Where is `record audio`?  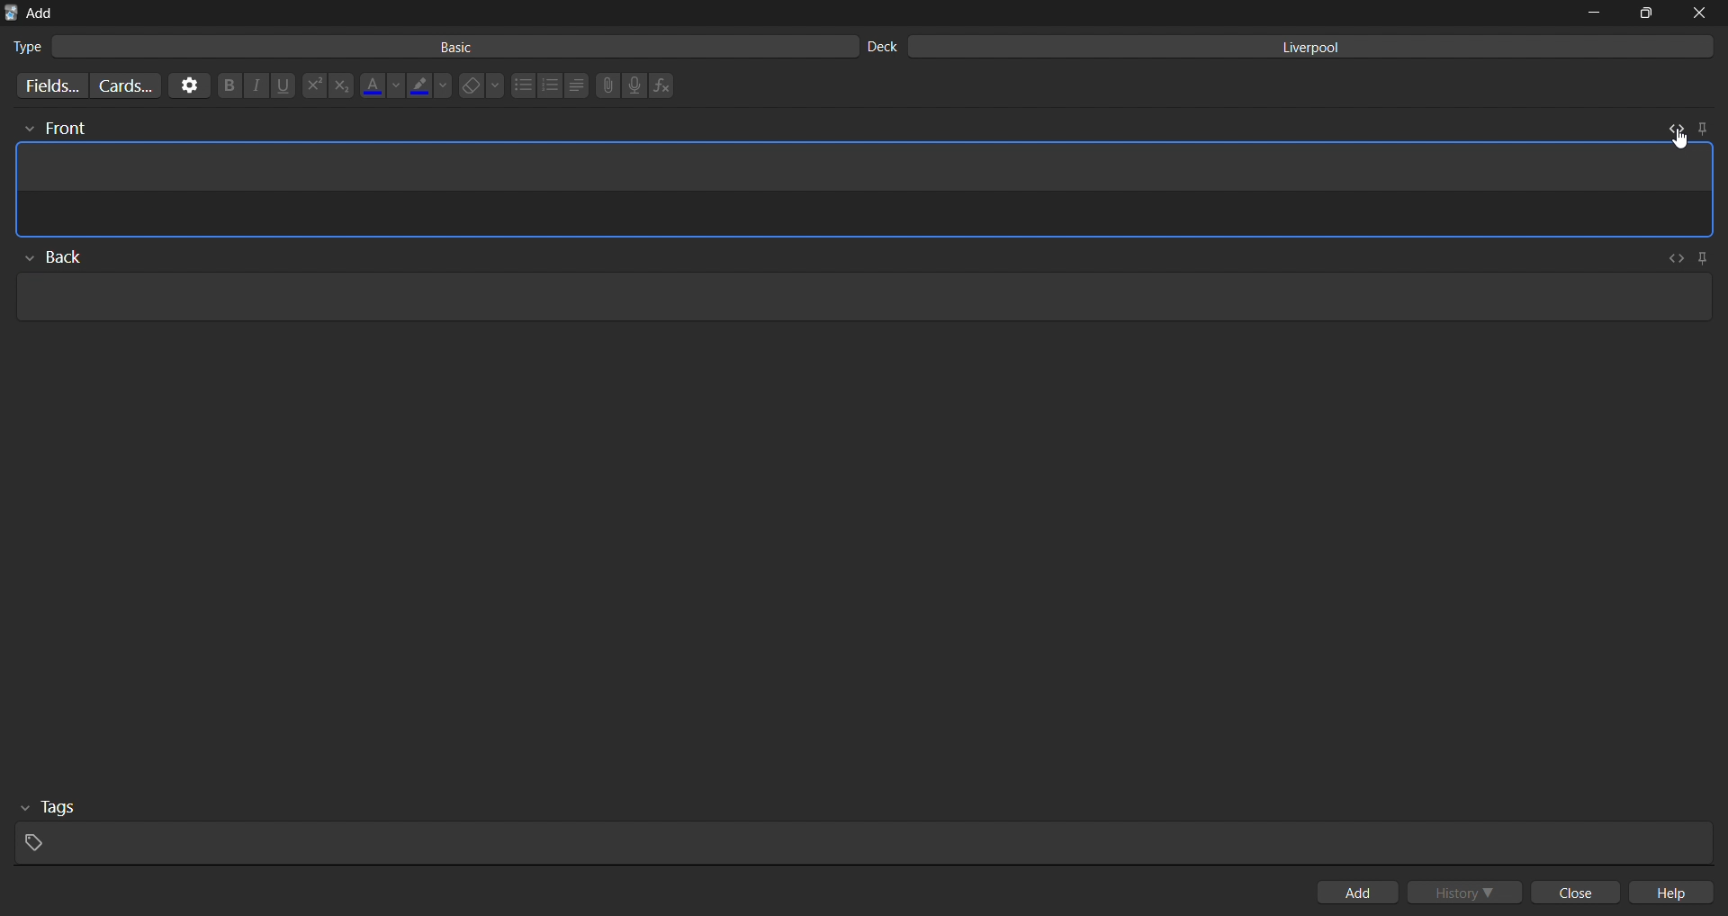 record audio is located at coordinates (639, 86).